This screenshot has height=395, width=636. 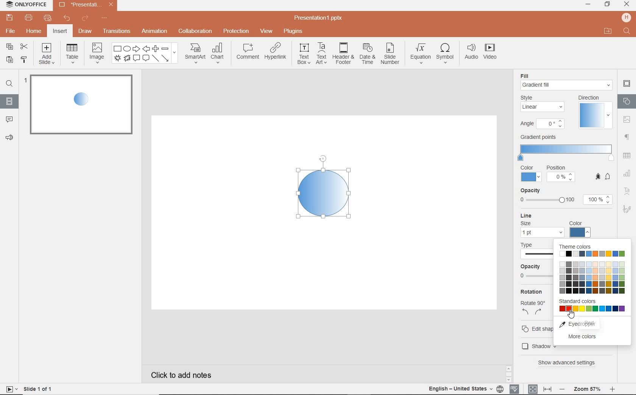 I want to click on more colors, so click(x=589, y=338).